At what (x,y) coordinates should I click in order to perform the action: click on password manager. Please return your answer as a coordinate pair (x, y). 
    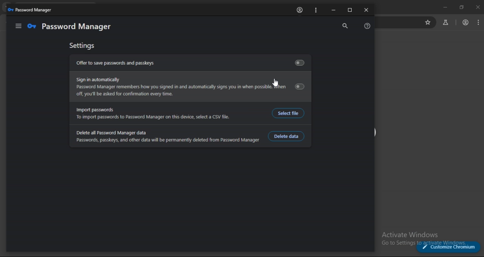
    Looking at the image, I should click on (30, 10).